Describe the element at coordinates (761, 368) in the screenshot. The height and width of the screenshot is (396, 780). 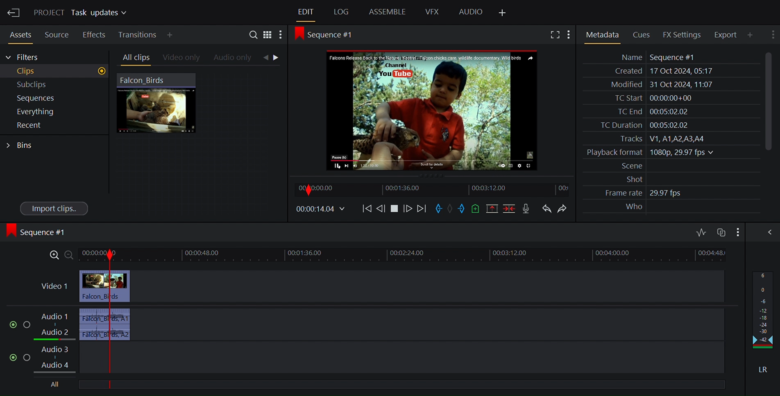
I see `LR` at that location.